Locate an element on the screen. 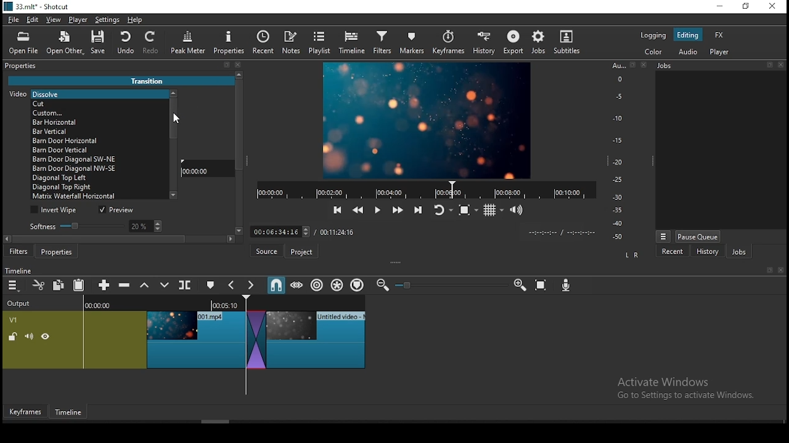 This screenshot has height=443, width=789. toggle zoom is located at coordinates (468, 210).